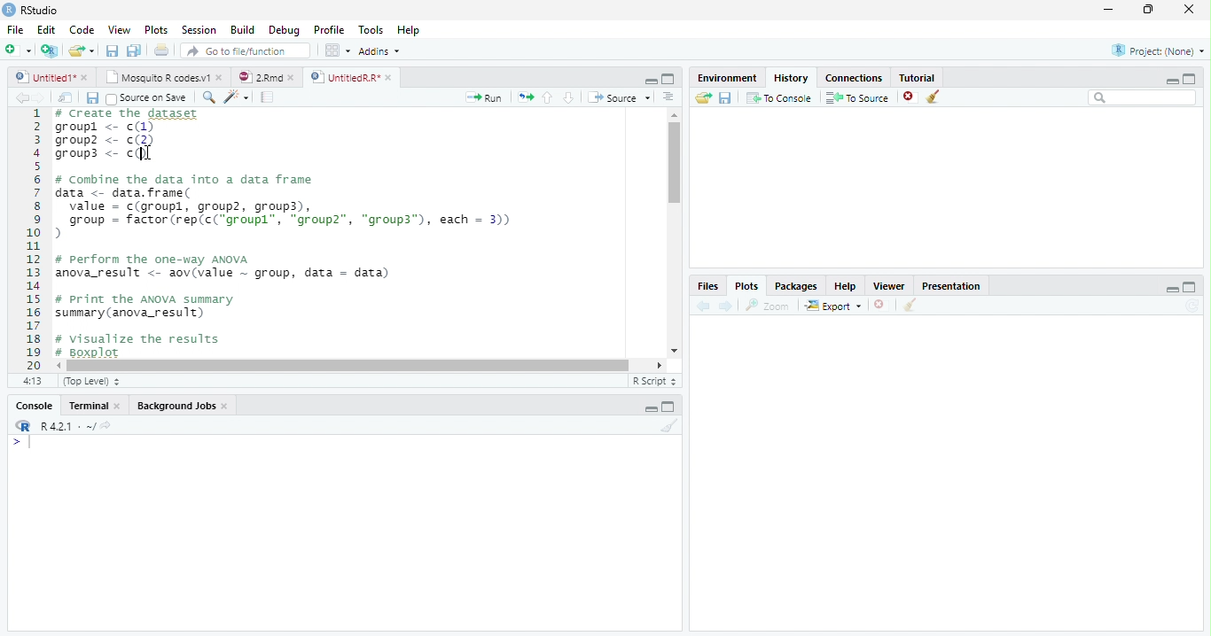 The image size is (1211, 636). What do you see at coordinates (958, 284) in the screenshot?
I see `Presentation` at bounding box center [958, 284].